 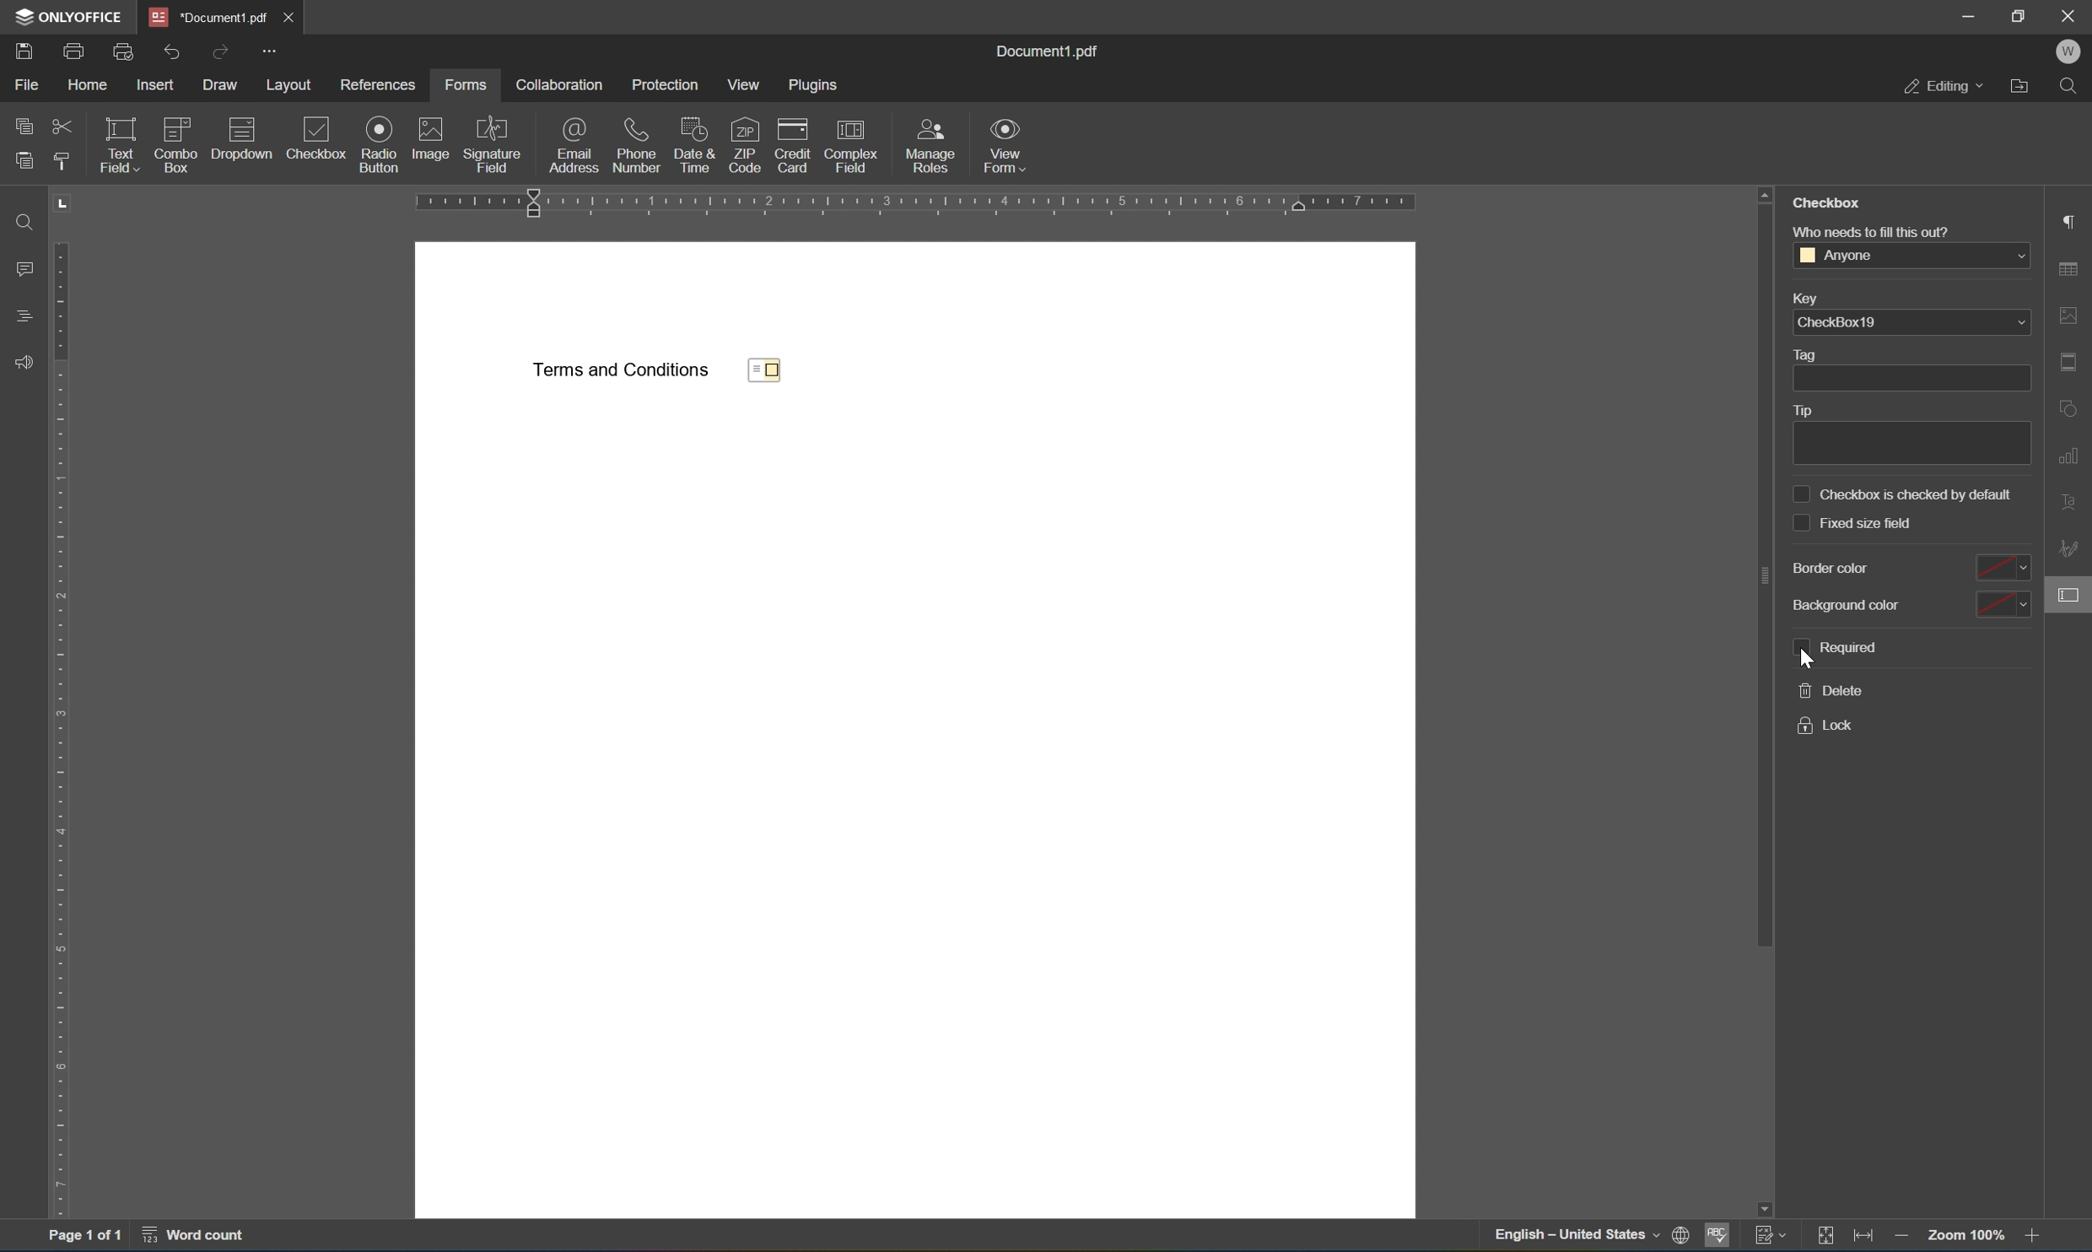 What do you see at coordinates (393, 160) in the screenshot?
I see `insert checkbox` at bounding box center [393, 160].